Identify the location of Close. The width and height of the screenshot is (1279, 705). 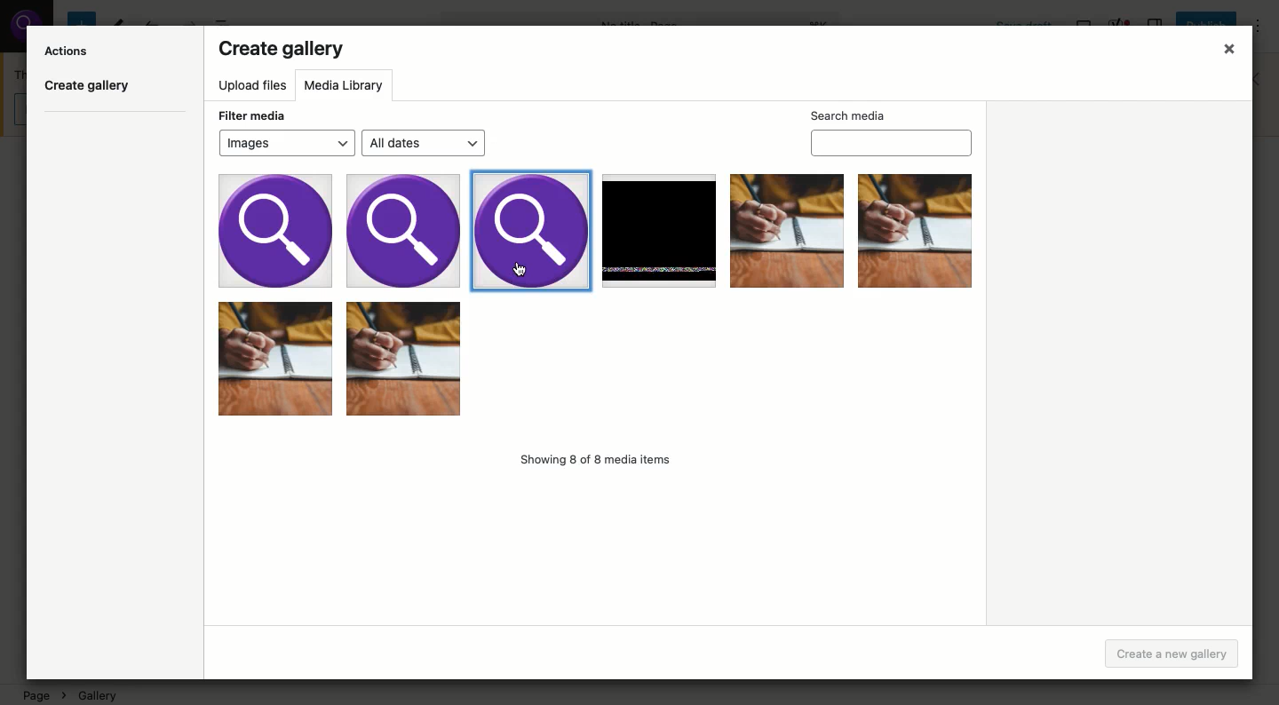
(1224, 51).